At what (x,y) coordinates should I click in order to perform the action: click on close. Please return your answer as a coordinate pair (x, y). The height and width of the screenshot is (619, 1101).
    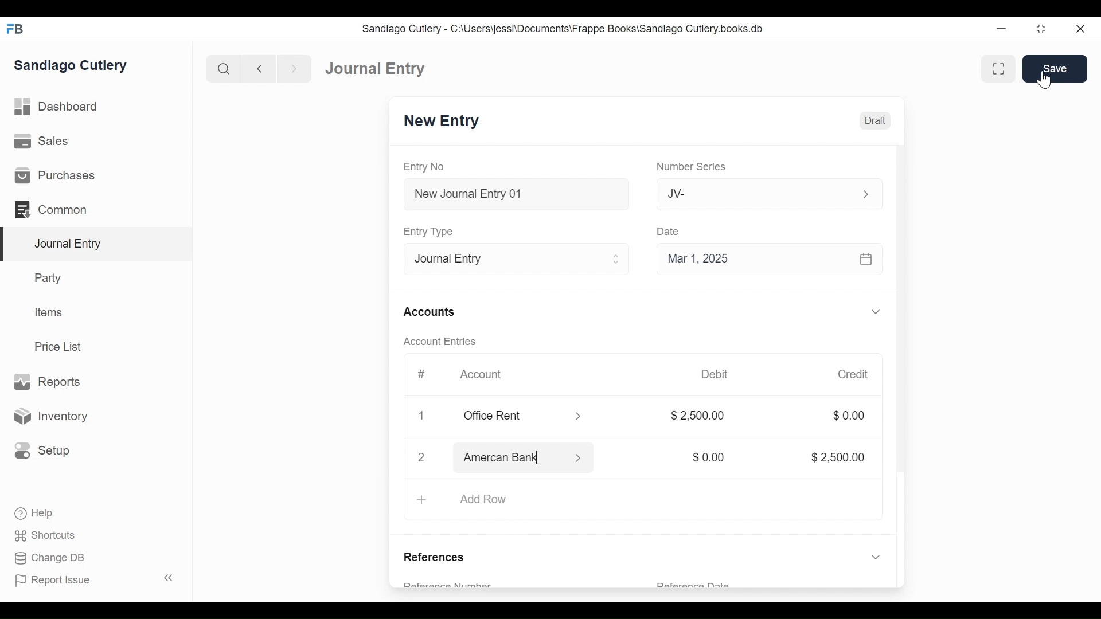
    Looking at the image, I should click on (1084, 28).